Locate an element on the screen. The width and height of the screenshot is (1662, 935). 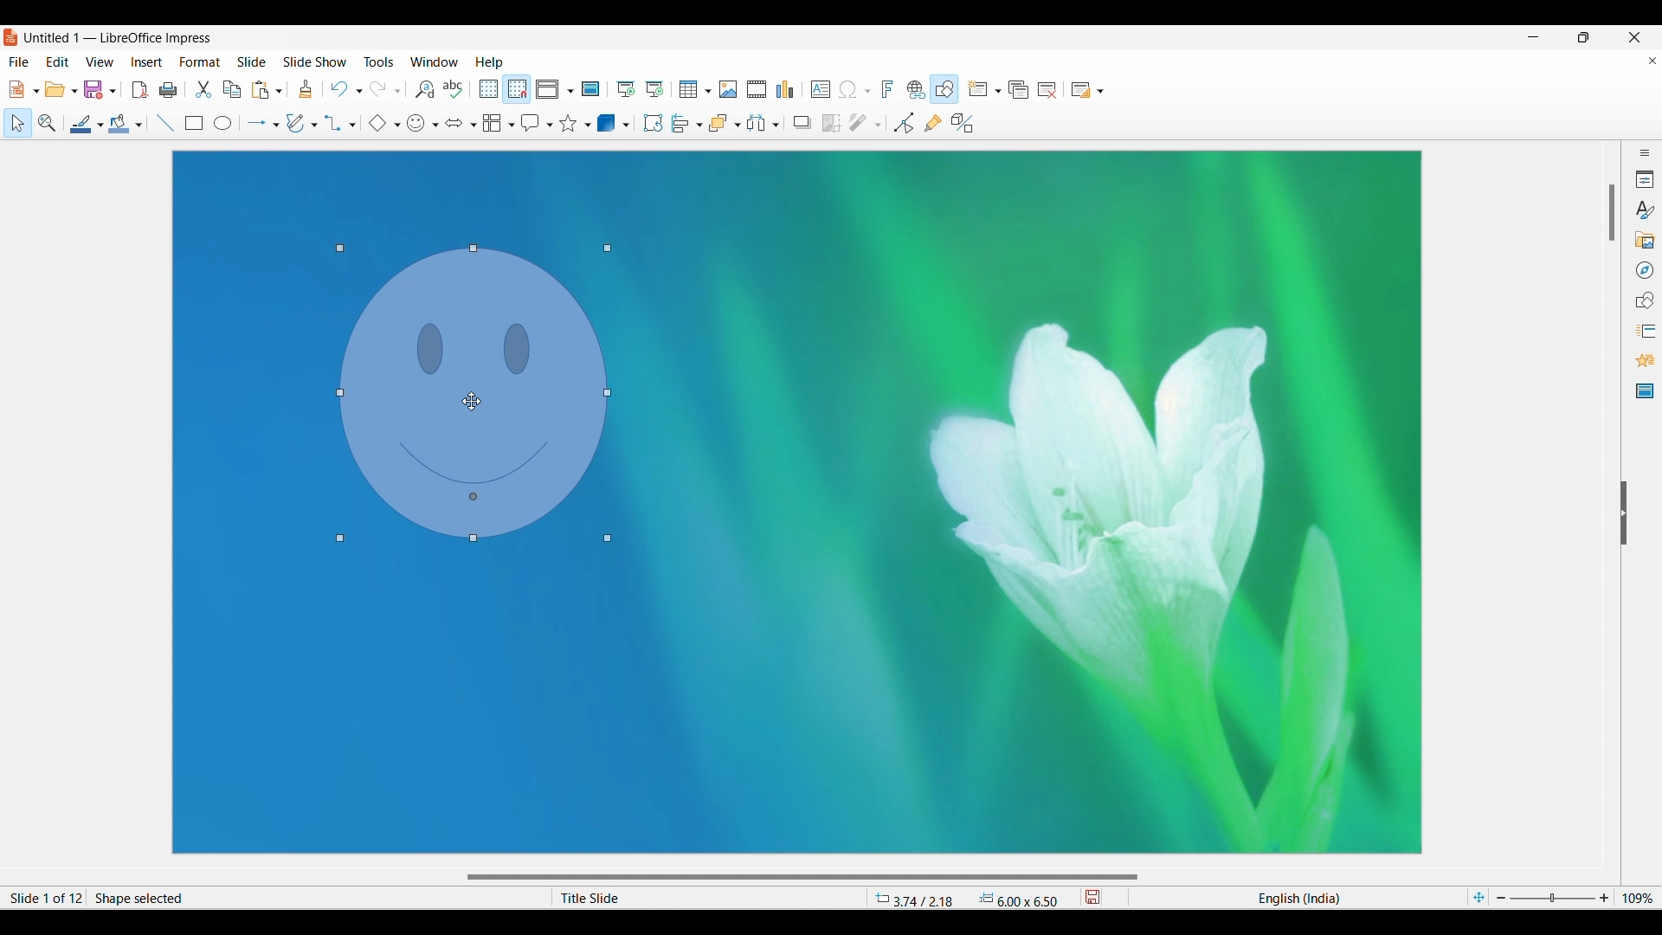
Fit slide to current window is located at coordinates (1478, 898).